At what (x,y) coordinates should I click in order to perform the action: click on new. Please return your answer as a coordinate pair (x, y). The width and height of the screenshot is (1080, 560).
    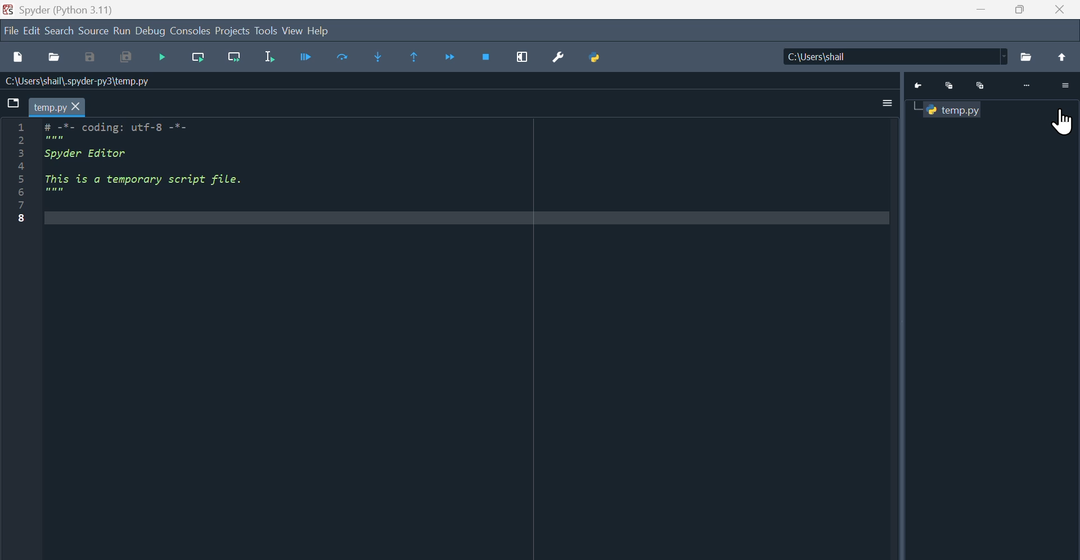
    Looking at the image, I should click on (17, 57).